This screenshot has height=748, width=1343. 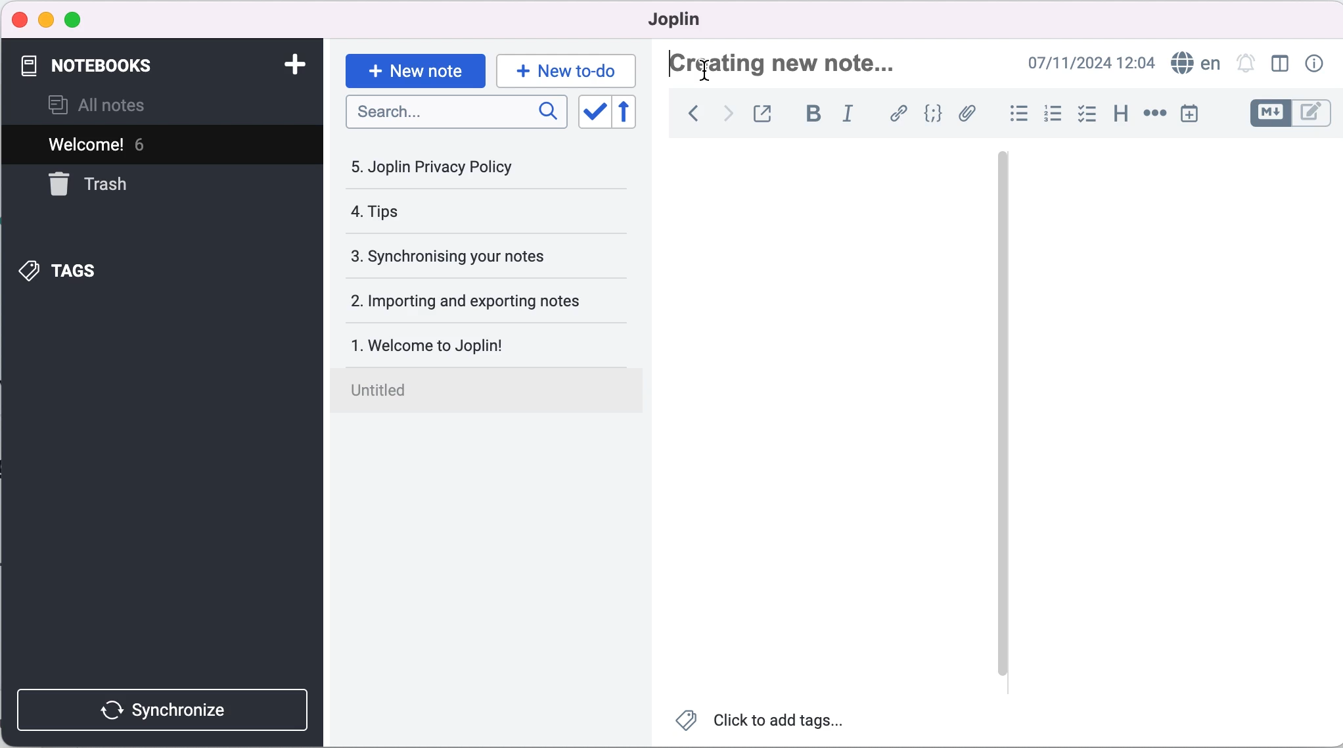 What do you see at coordinates (1154, 115) in the screenshot?
I see `horizontal rule` at bounding box center [1154, 115].